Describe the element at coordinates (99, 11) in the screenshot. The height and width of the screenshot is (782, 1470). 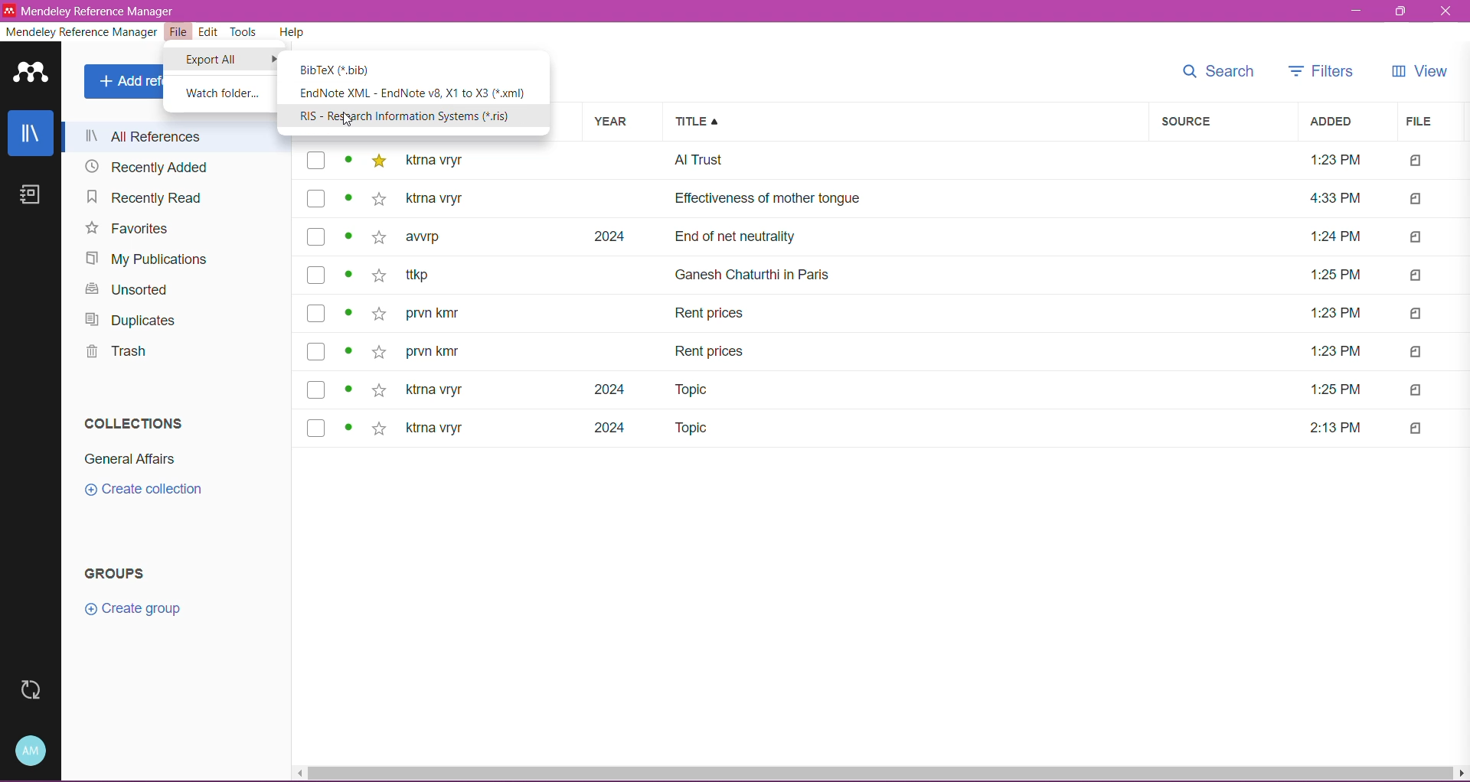
I see `Mendeley Reference Manager` at that location.